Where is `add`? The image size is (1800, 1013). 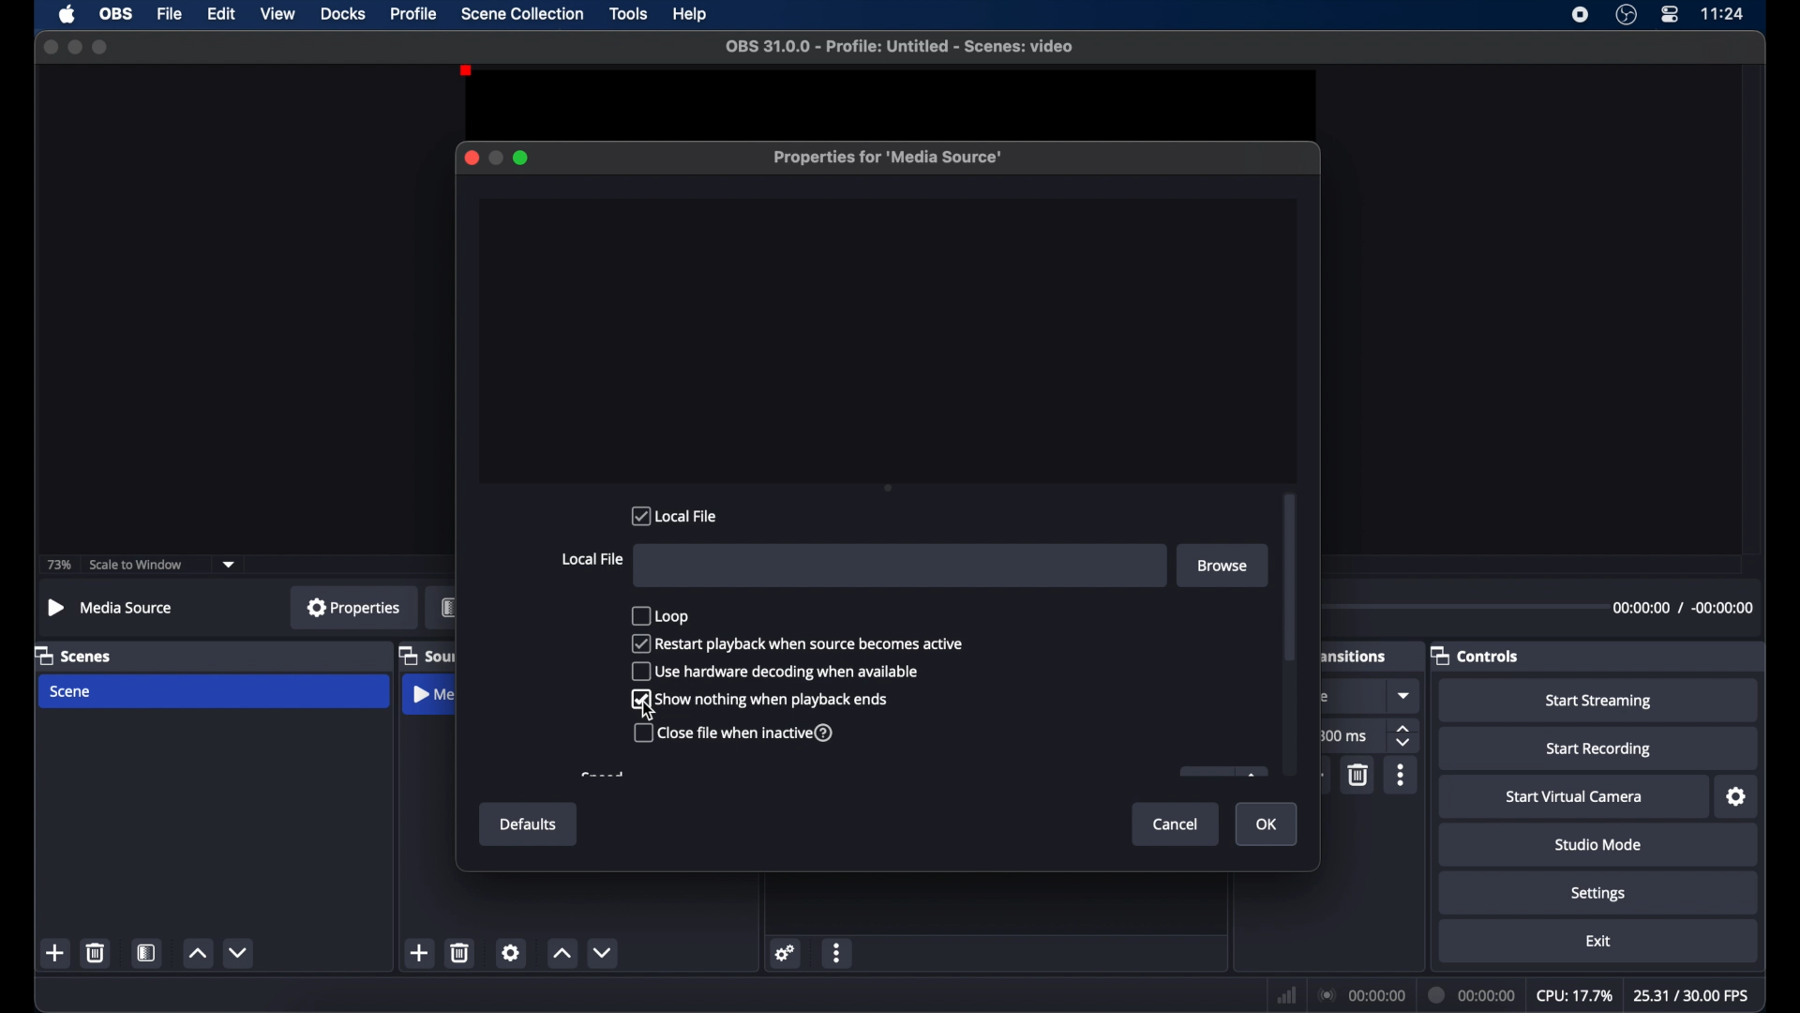 add is located at coordinates (417, 953).